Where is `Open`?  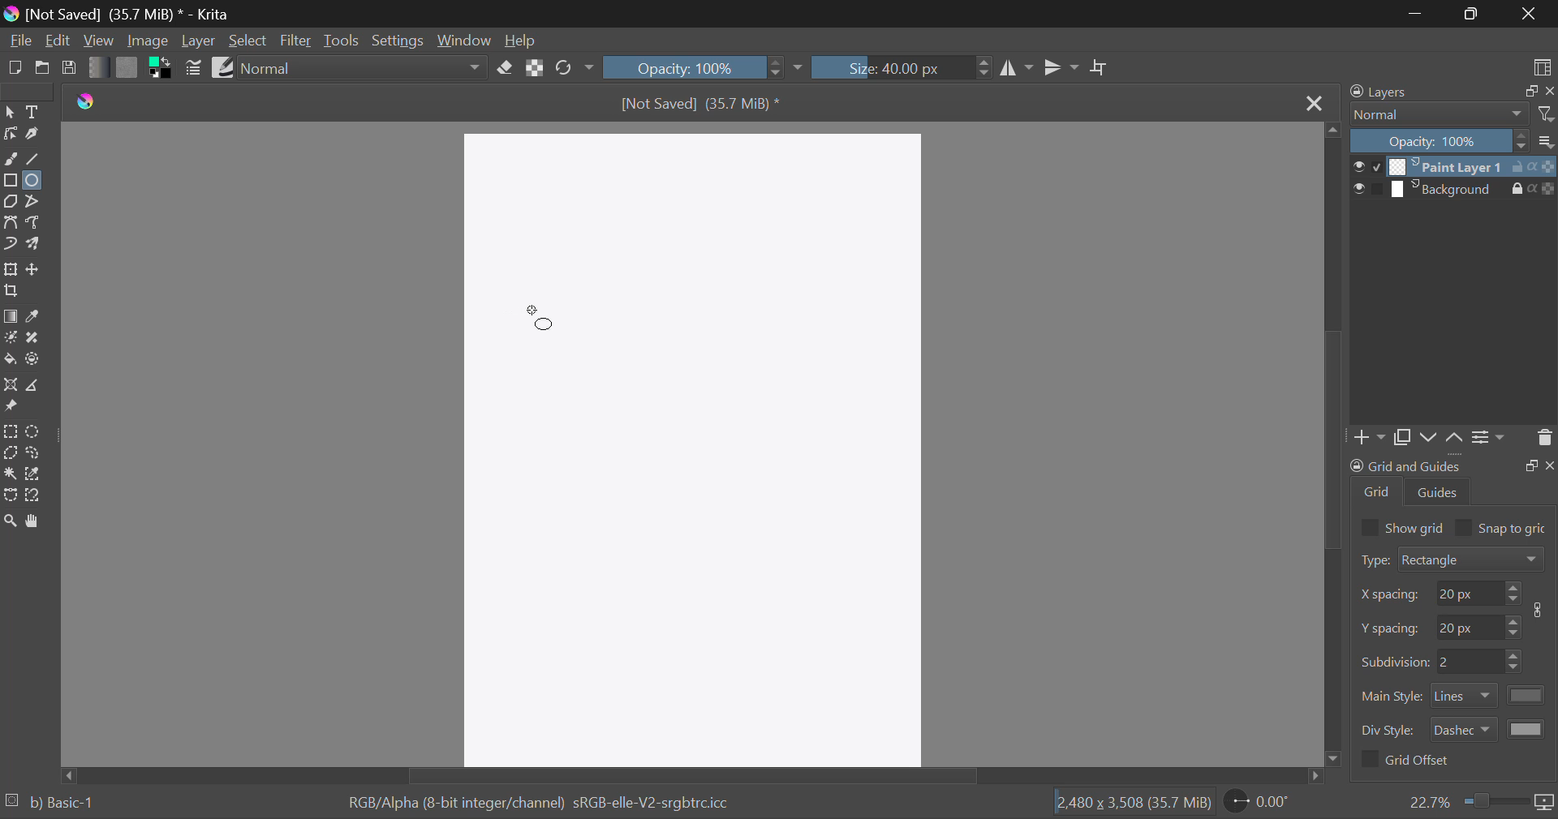
Open is located at coordinates (44, 66).